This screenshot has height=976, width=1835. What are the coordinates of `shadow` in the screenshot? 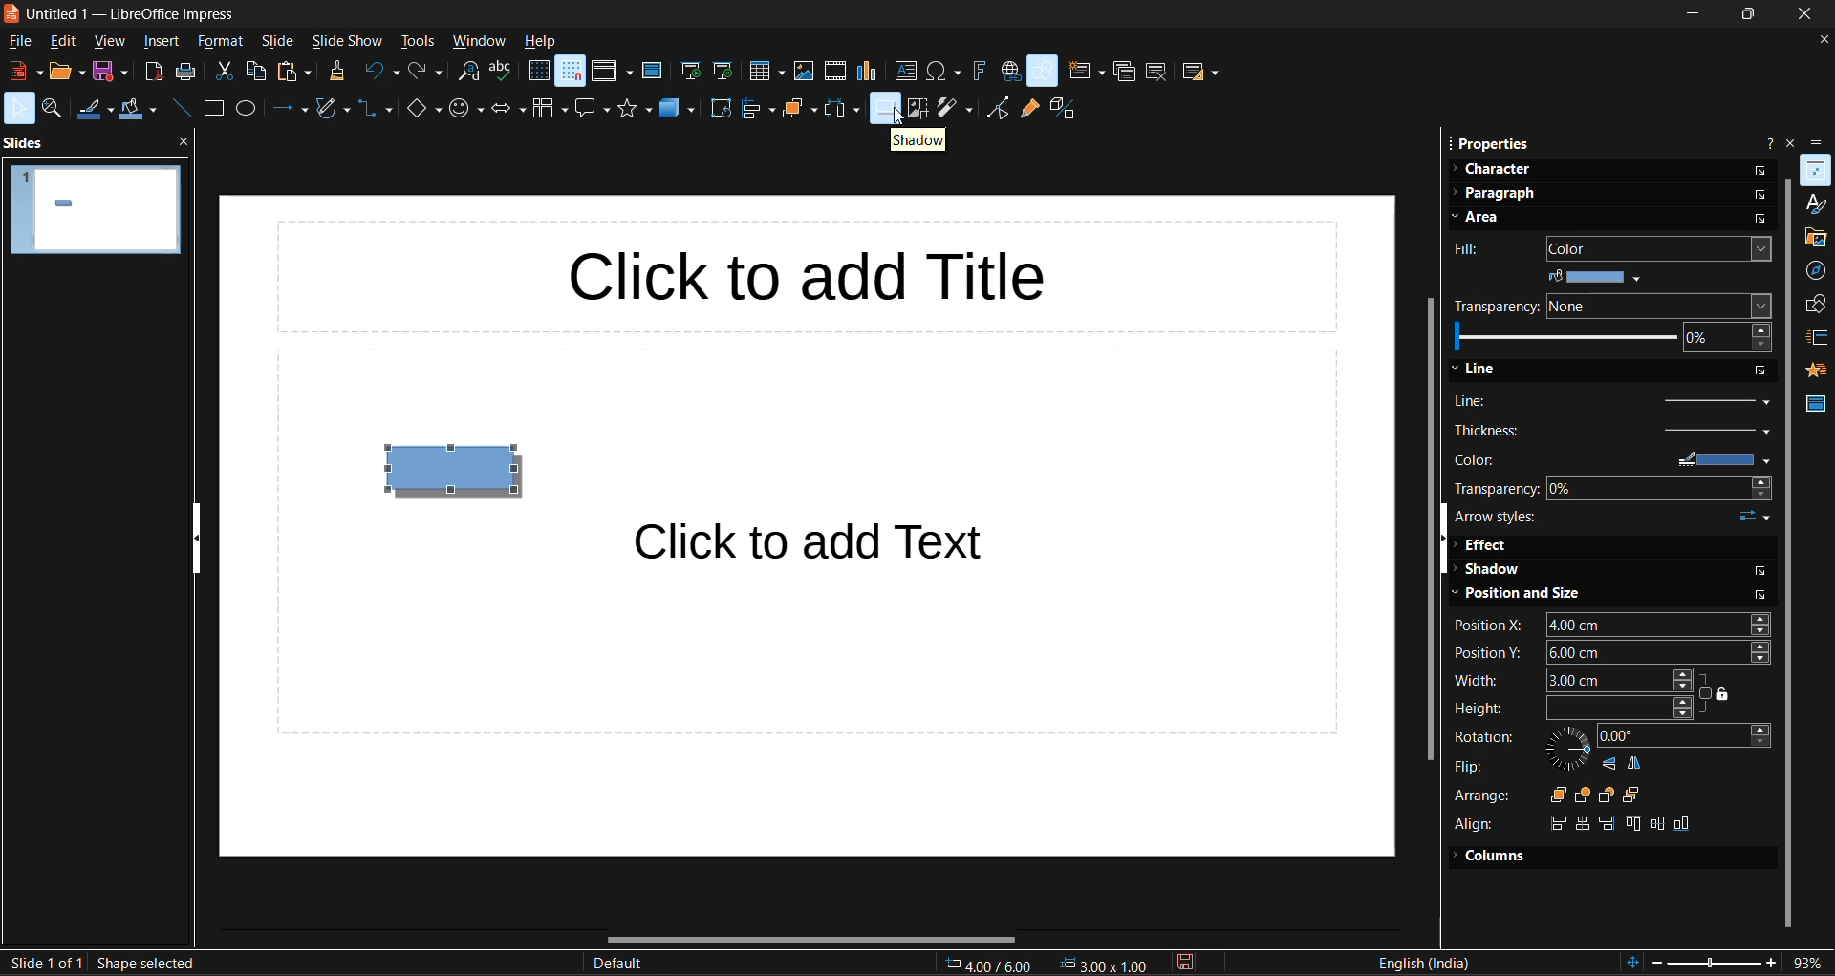 It's located at (1490, 573).